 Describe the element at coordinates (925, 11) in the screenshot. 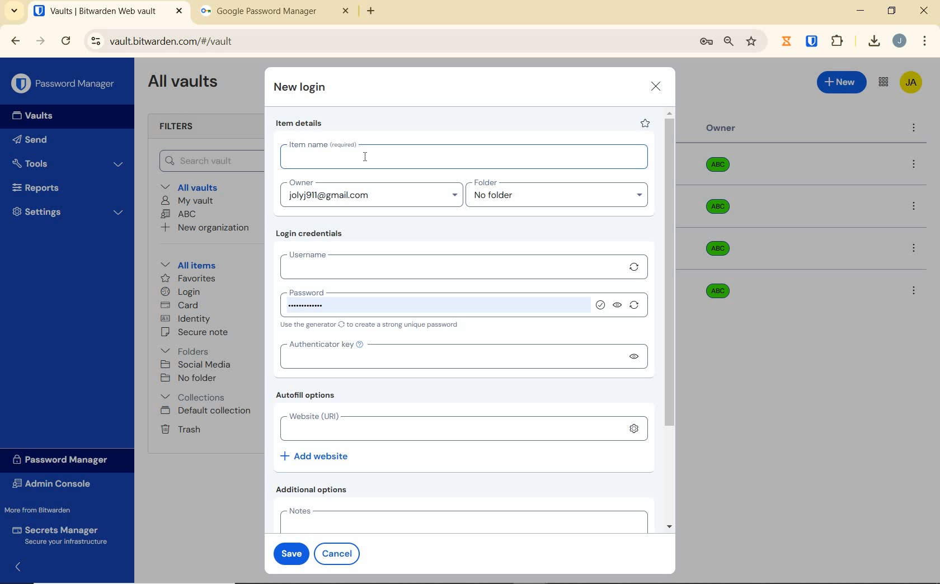

I see `close` at that location.